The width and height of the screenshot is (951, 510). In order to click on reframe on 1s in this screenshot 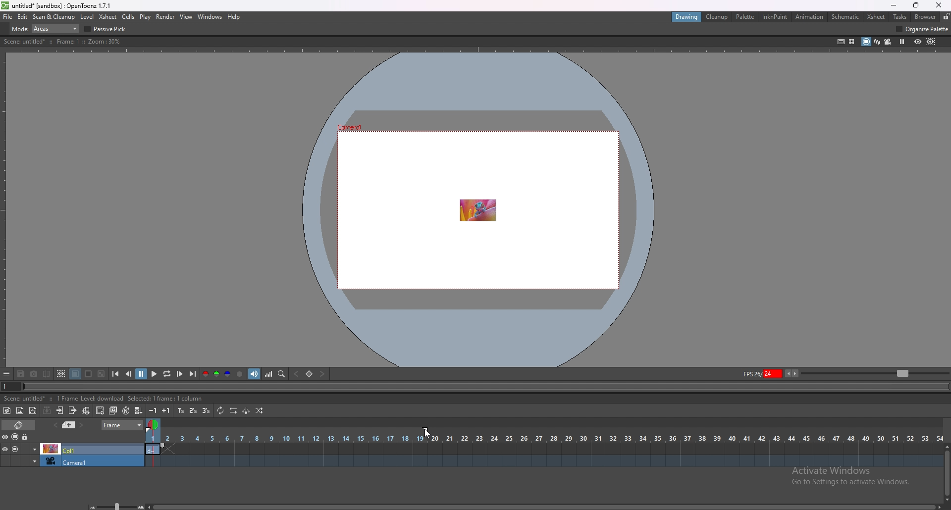, I will do `click(181, 411)`.